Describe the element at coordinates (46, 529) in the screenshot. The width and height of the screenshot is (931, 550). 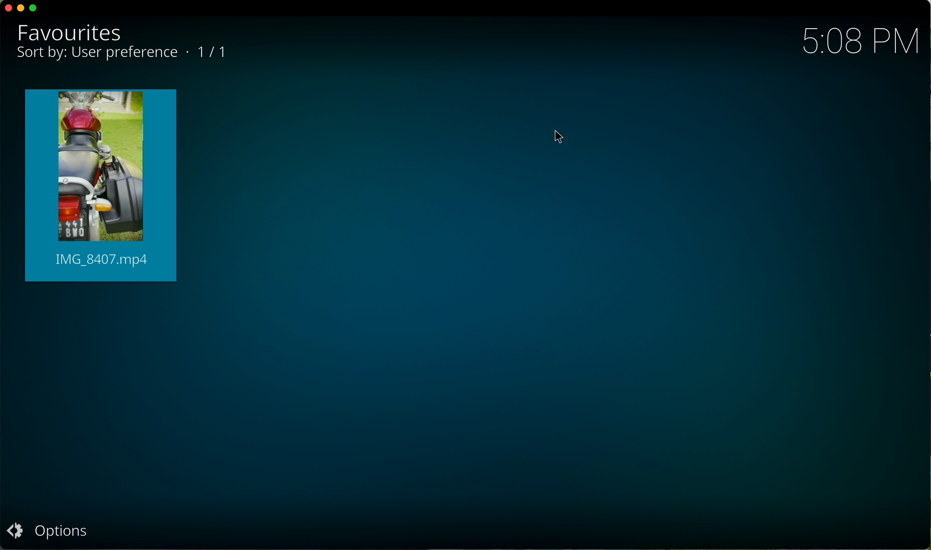
I see `options` at that location.